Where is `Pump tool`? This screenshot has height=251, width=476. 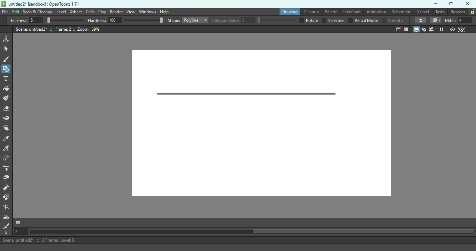
Pump tool is located at coordinates (7, 188).